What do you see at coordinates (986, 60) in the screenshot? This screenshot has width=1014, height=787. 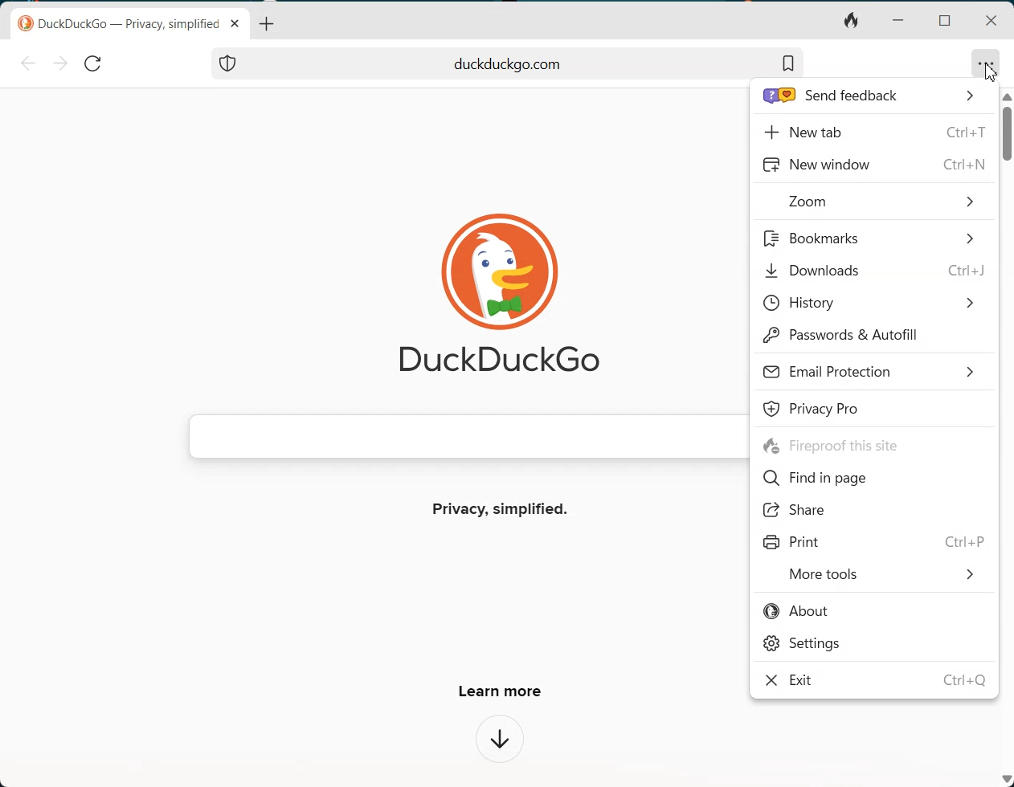 I see `meatball tool` at bounding box center [986, 60].